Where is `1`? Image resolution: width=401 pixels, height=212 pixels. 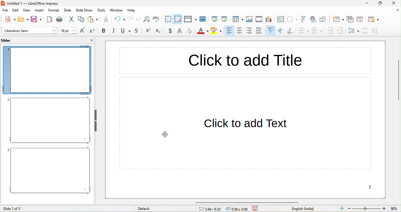 1 is located at coordinates (371, 187).